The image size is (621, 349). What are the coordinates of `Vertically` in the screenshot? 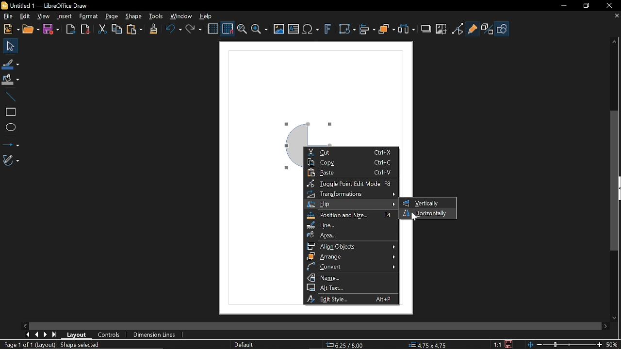 It's located at (422, 203).